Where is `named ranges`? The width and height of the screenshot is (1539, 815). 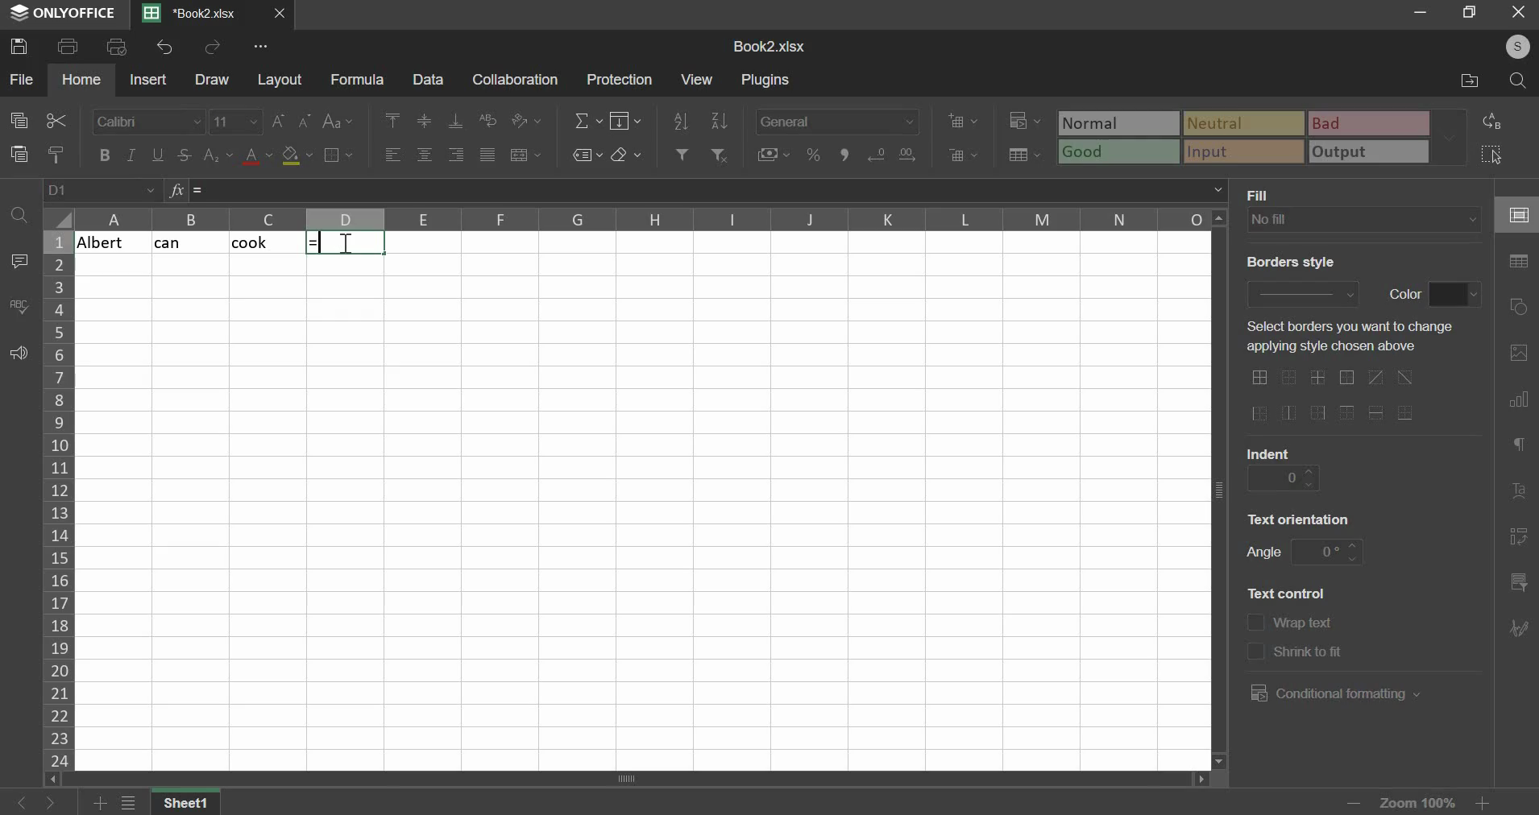
named ranges is located at coordinates (586, 155).